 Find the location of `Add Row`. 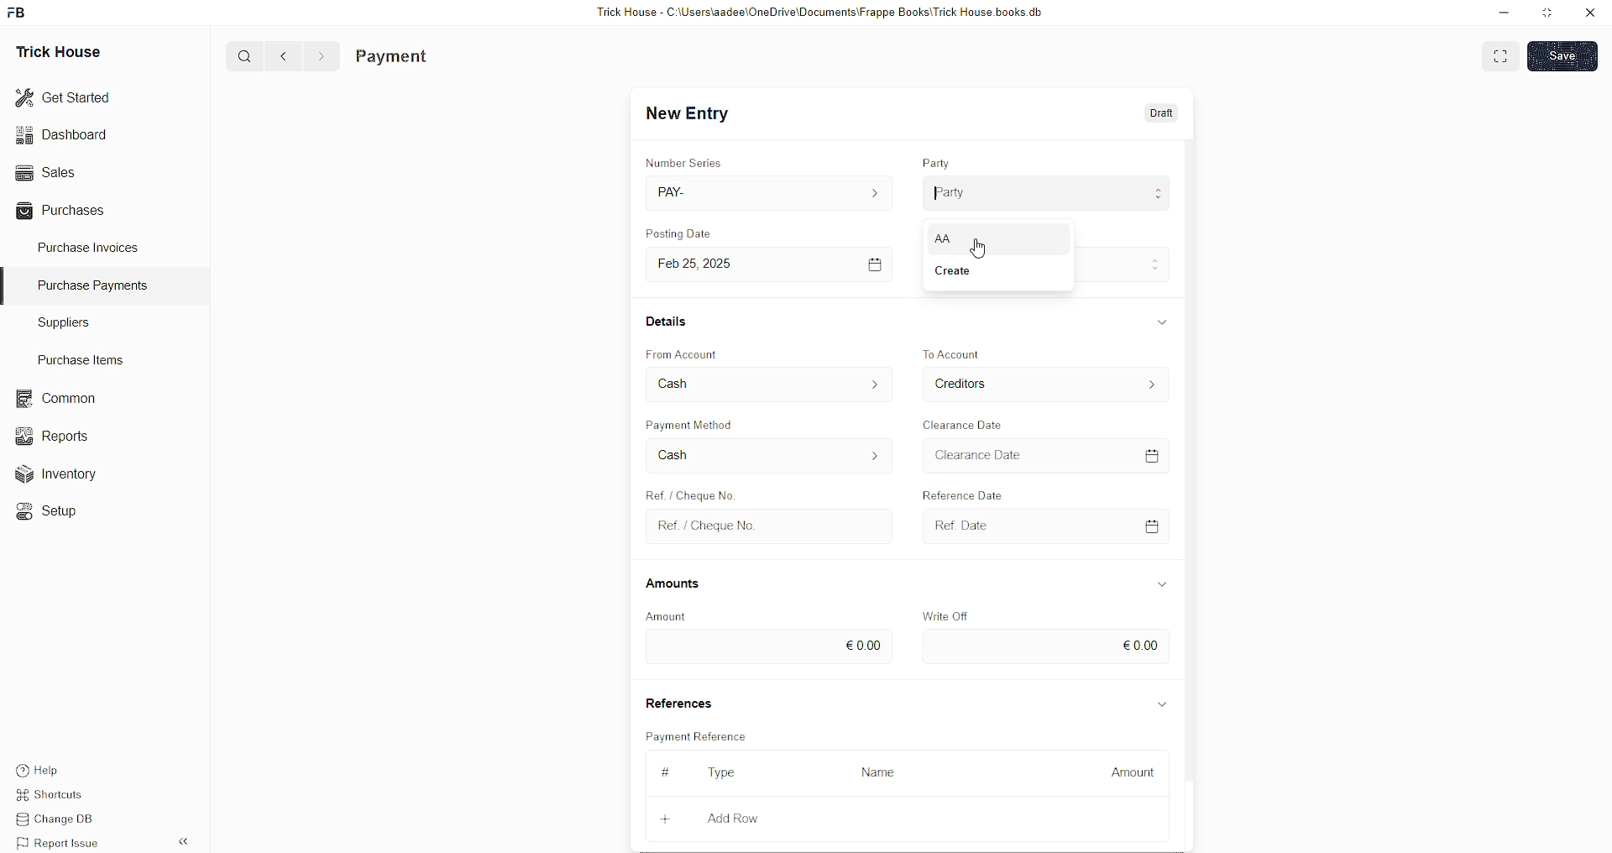

Add Row is located at coordinates (734, 818).